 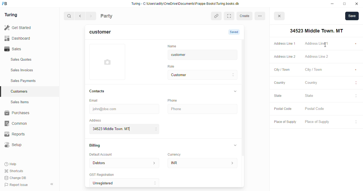 I want to click on minimise, so click(x=332, y=4).